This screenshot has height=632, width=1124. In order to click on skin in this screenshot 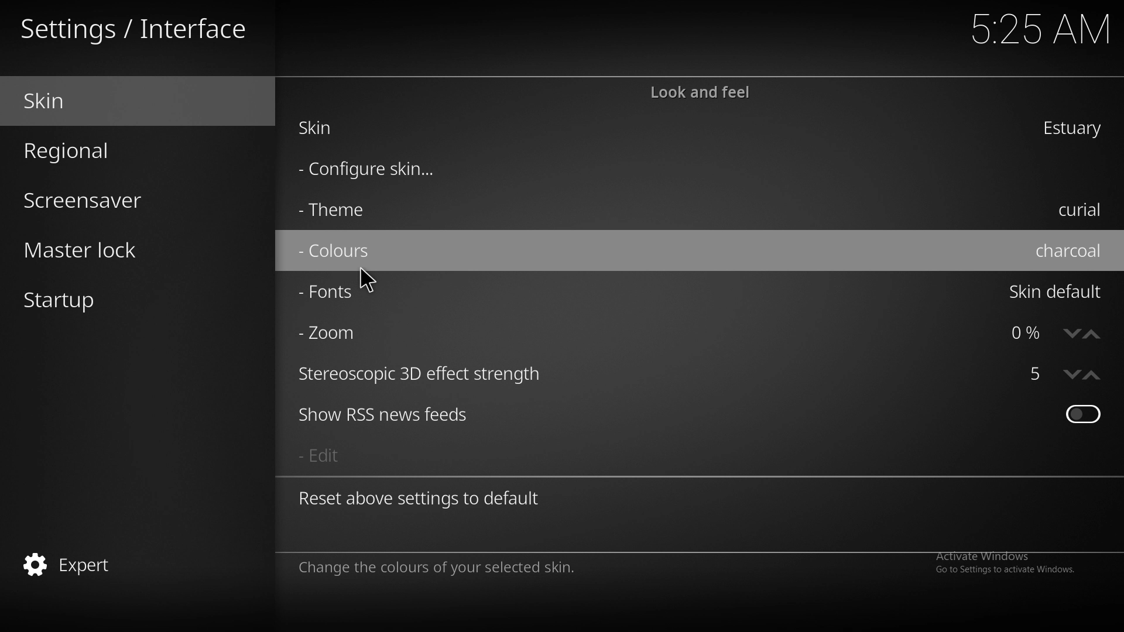, I will do `click(341, 126)`.